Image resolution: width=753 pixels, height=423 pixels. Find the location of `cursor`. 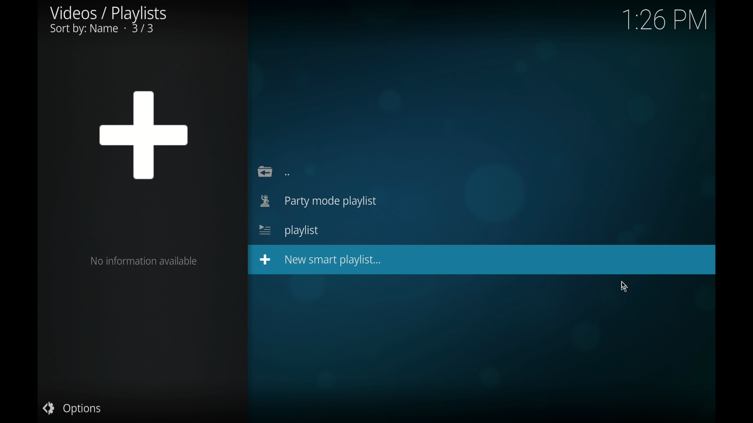

cursor is located at coordinates (627, 286).